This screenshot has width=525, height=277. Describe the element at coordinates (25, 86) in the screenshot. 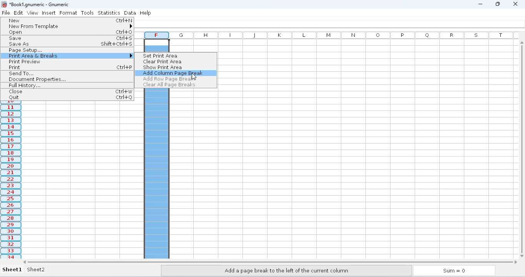

I see `full history` at that location.